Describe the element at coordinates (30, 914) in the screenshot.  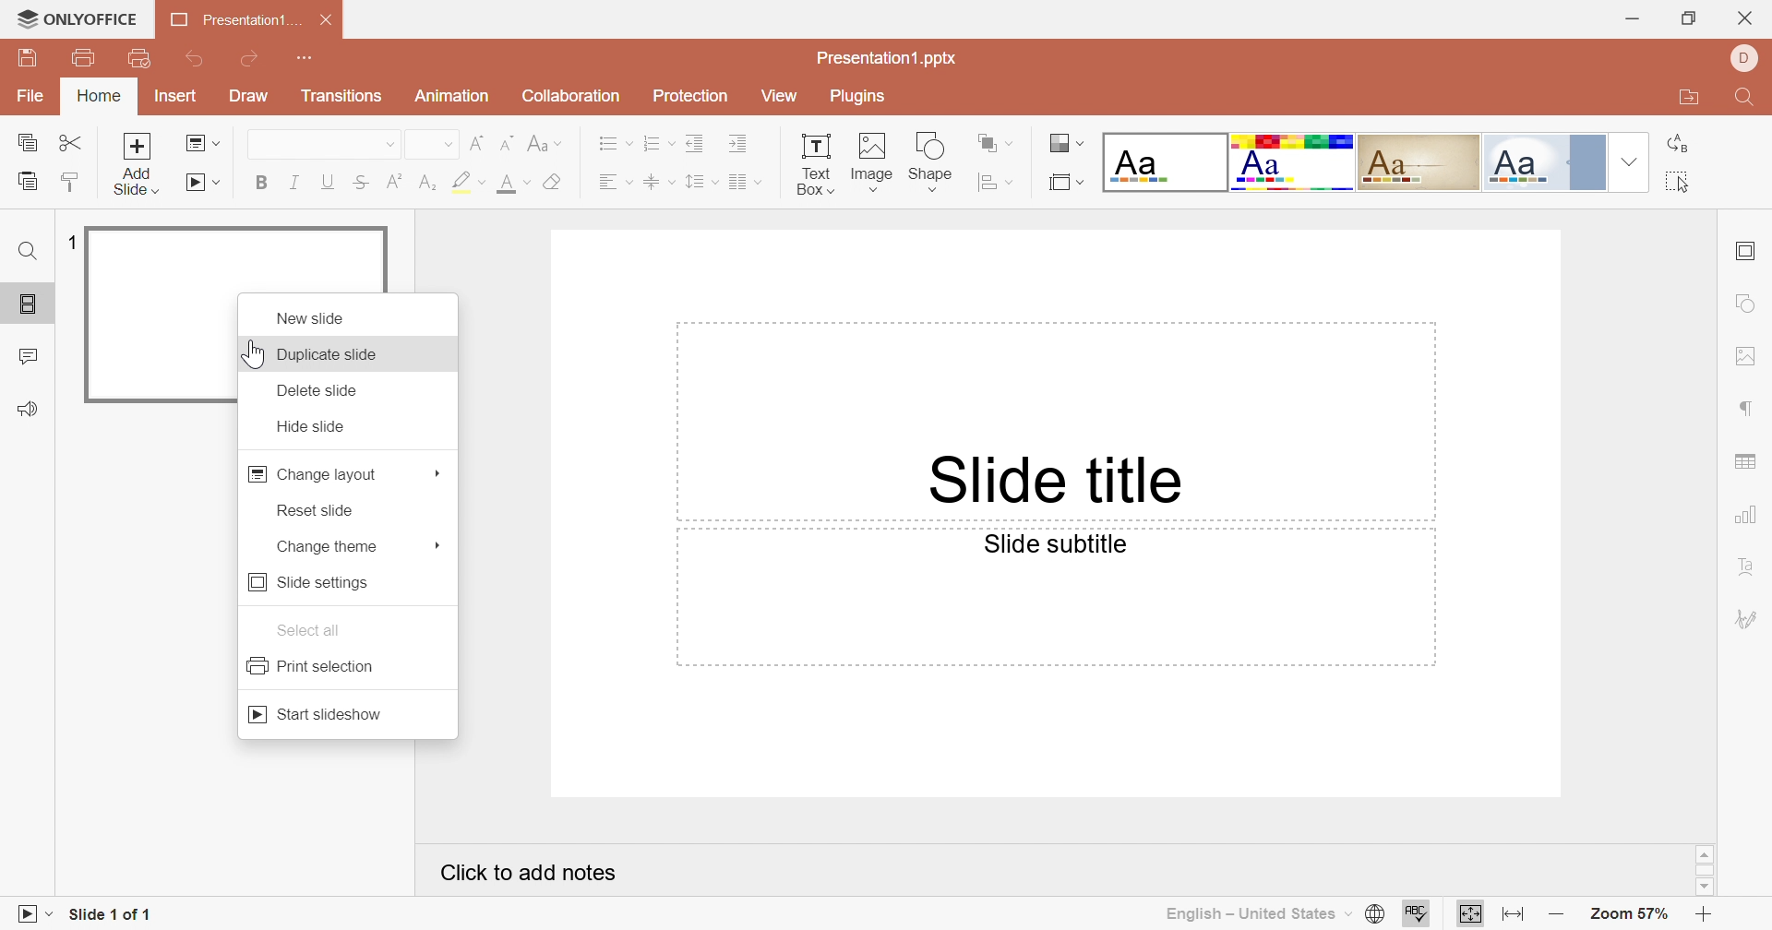
I see `Start slideshow` at that location.